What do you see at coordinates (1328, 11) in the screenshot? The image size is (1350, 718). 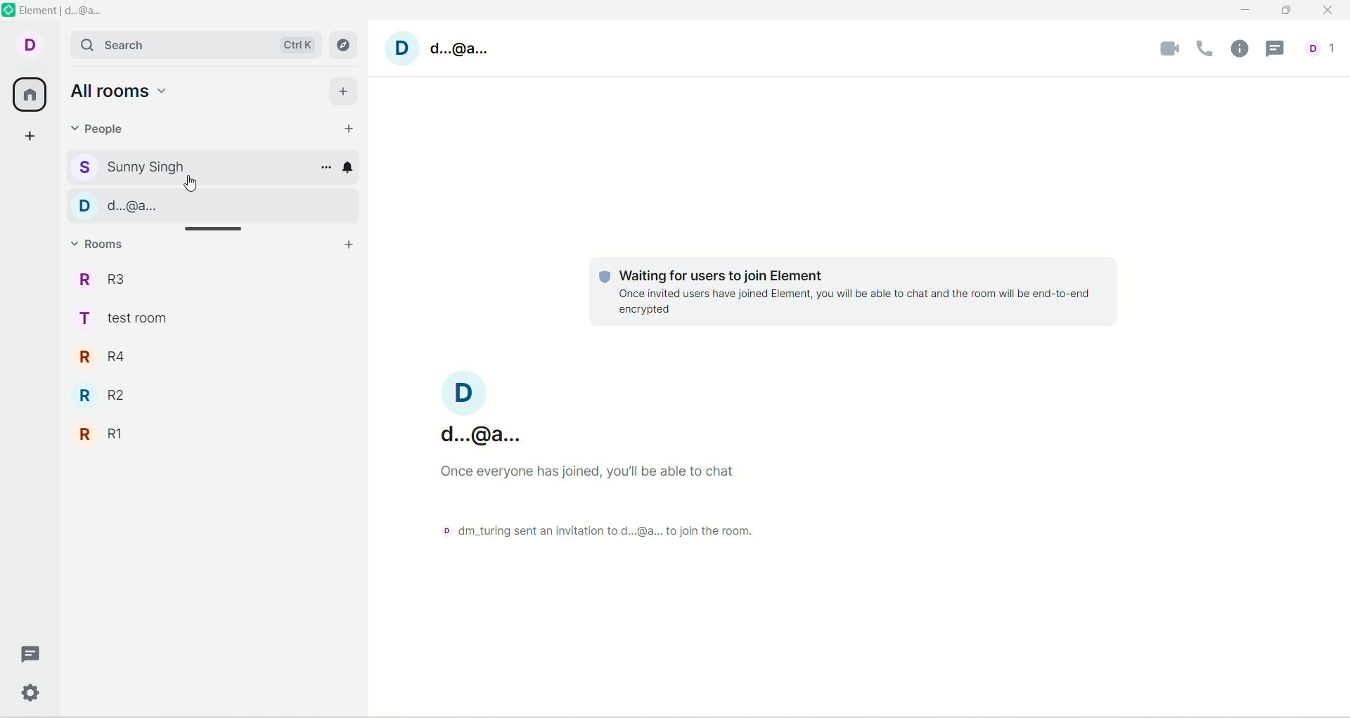 I see `close` at bounding box center [1328, 11].